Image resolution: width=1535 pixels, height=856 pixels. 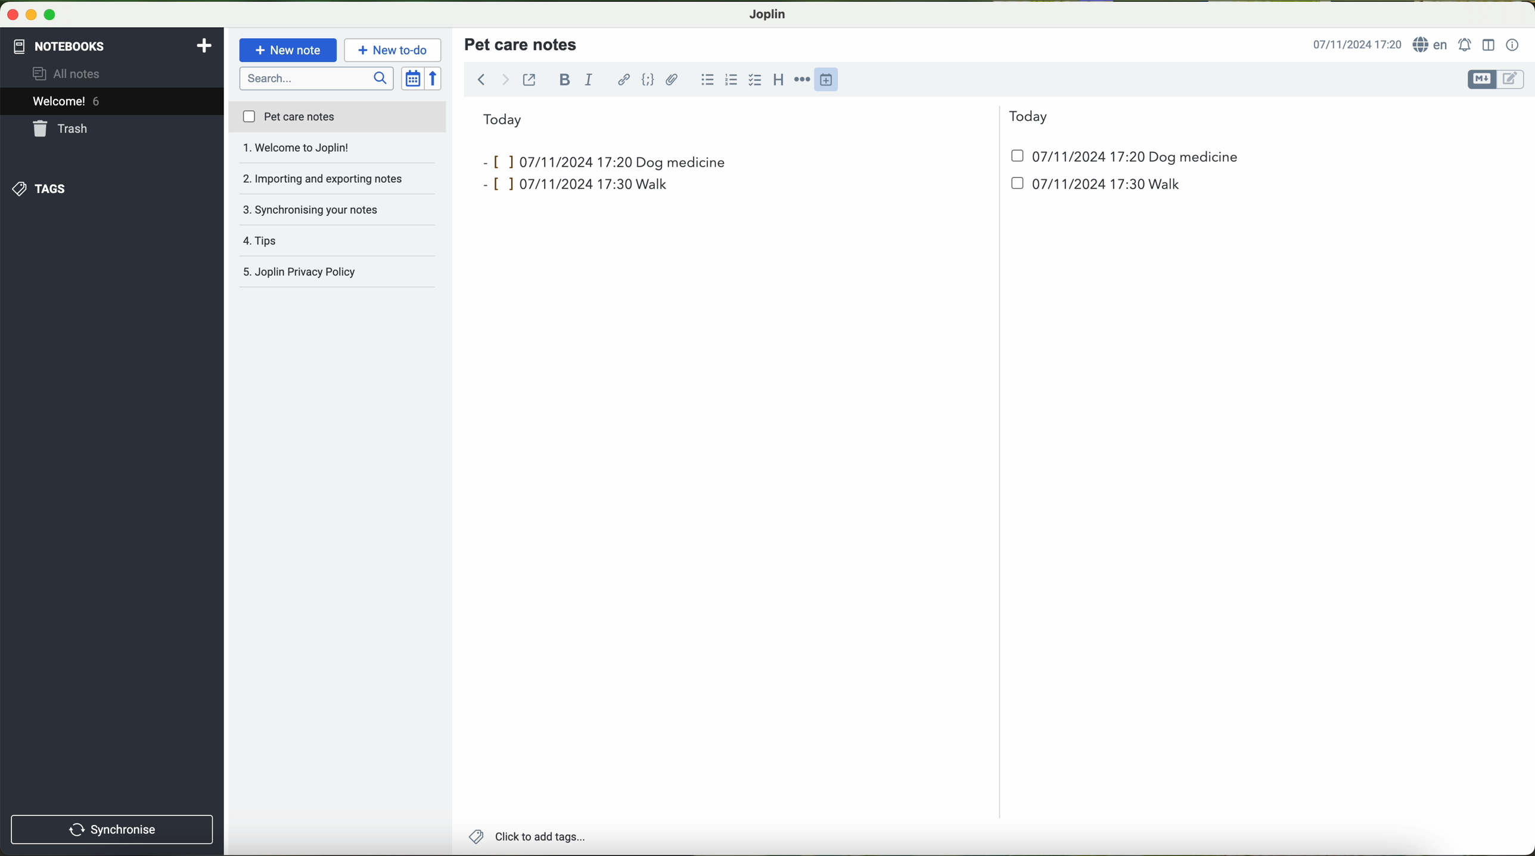 I want to click on search bar, so click(x=318, y=77).